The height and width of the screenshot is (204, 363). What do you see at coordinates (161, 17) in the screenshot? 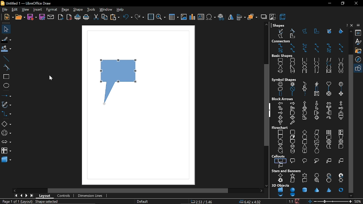
I see `zoom` at bounding box center [161, 17].